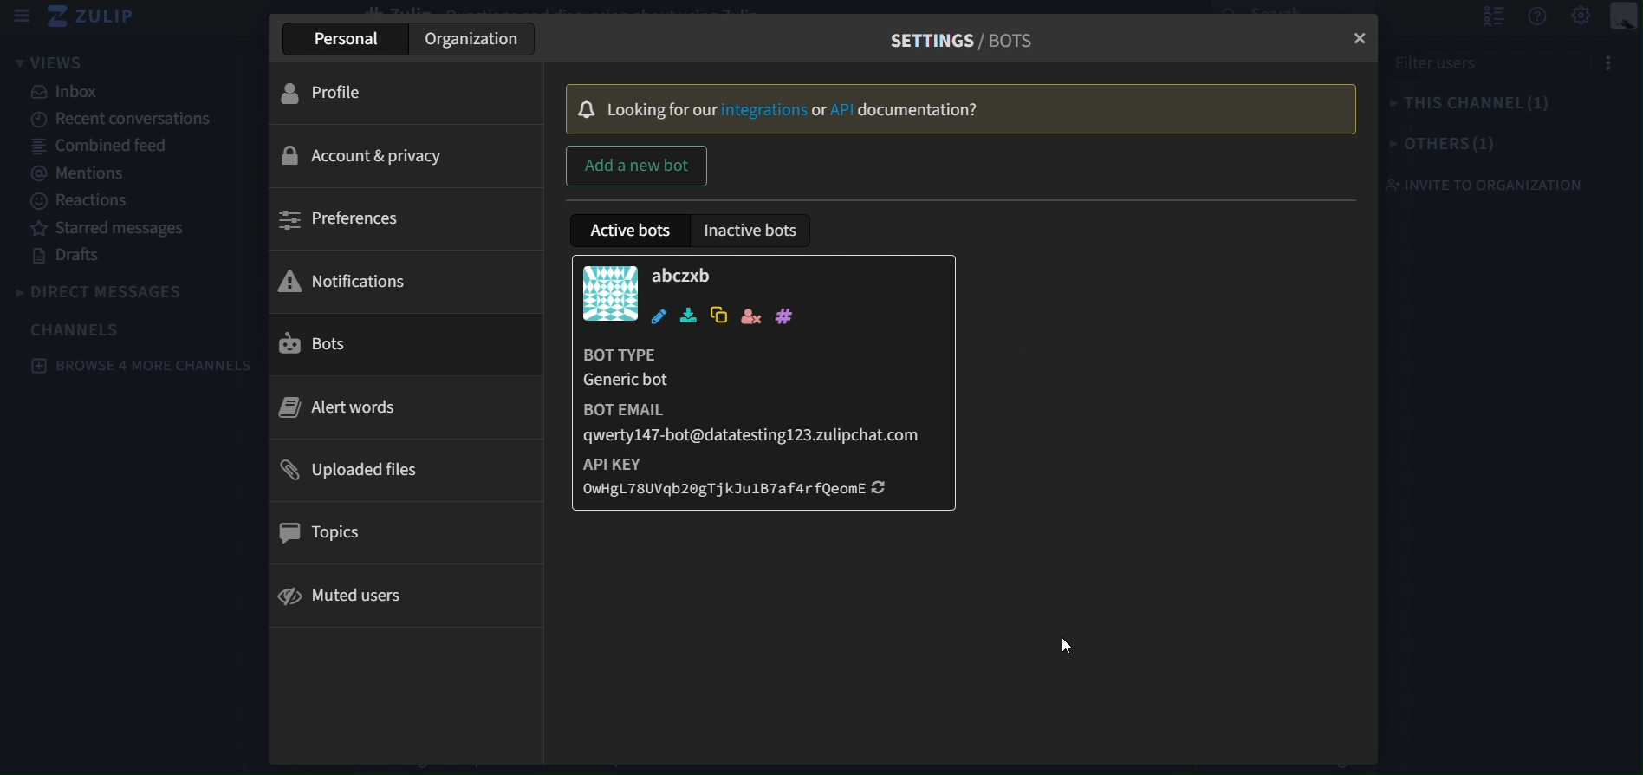 The height and width of the screenshot is (775, 1643). Describe the element at coordinates (483, 42) in the screenshot. I see `organization` at that location.